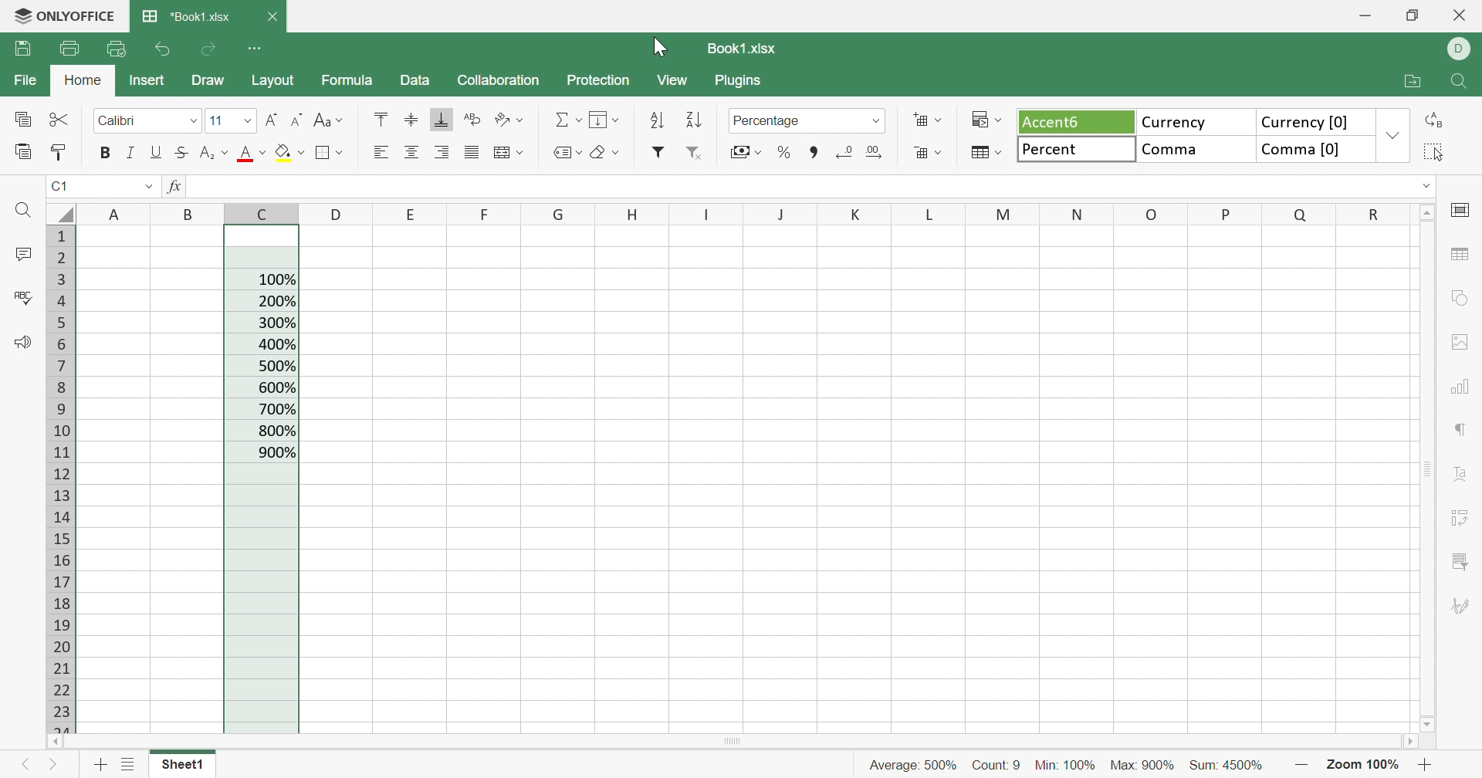  What do you see at coordinates (100, 764) in the screenshot?
I see `Add sheet` at bounding box center [100, 764].